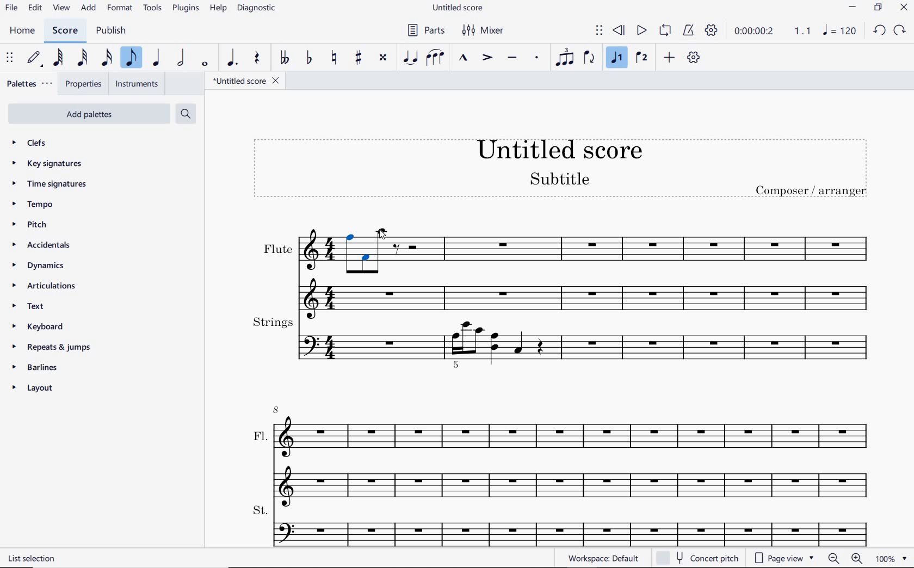 This screenshot has height=568, width=914. Describe the element at coordinates (34, 558) in the screenshot. I see `LIST SELECTION` at that location.